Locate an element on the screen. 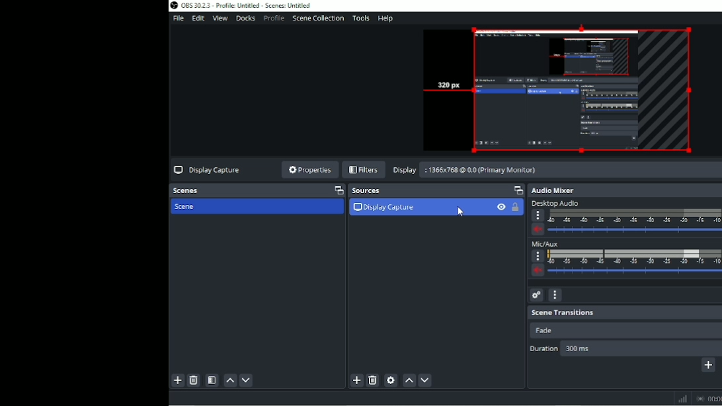 The image size is (722, 406). Display capture is located at coordinates (208, 170).